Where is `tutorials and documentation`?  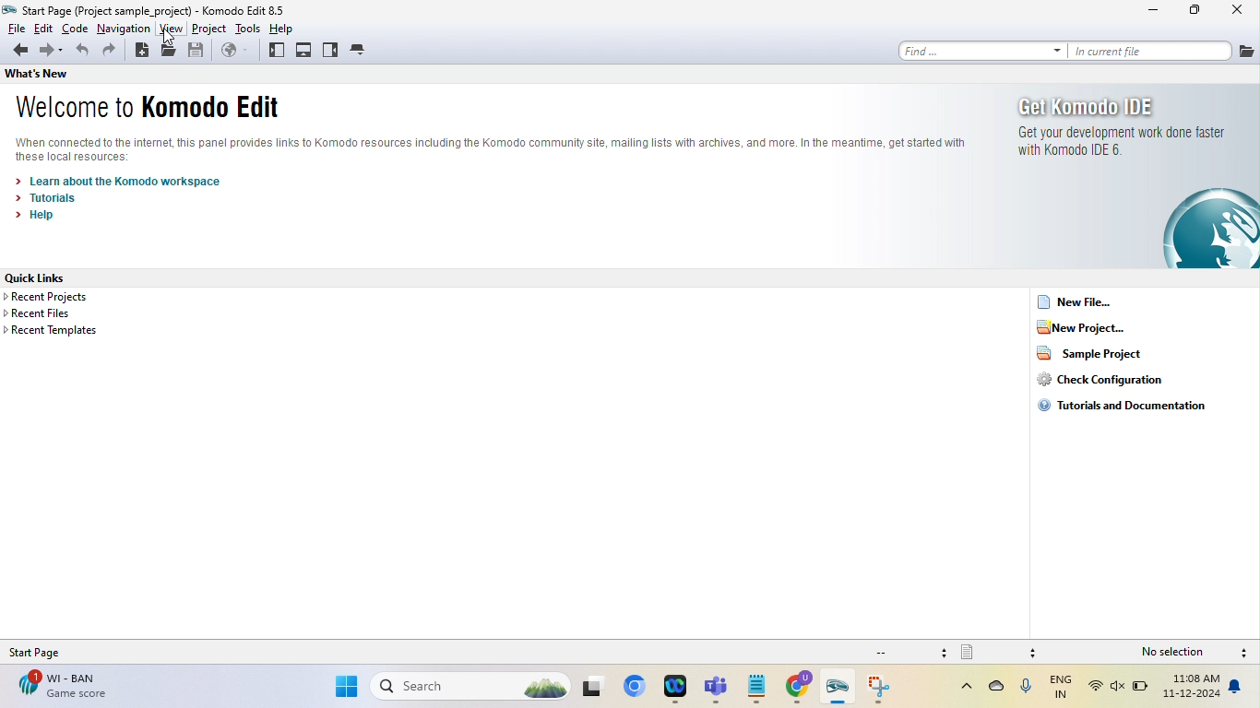 tutorials and documentation is located at coordinates (1121, 407).